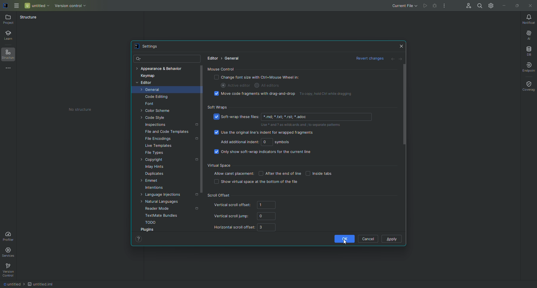  Describe the element at coordinates (257, 143) in the screenshot. I see `Add additional indent` at that location.